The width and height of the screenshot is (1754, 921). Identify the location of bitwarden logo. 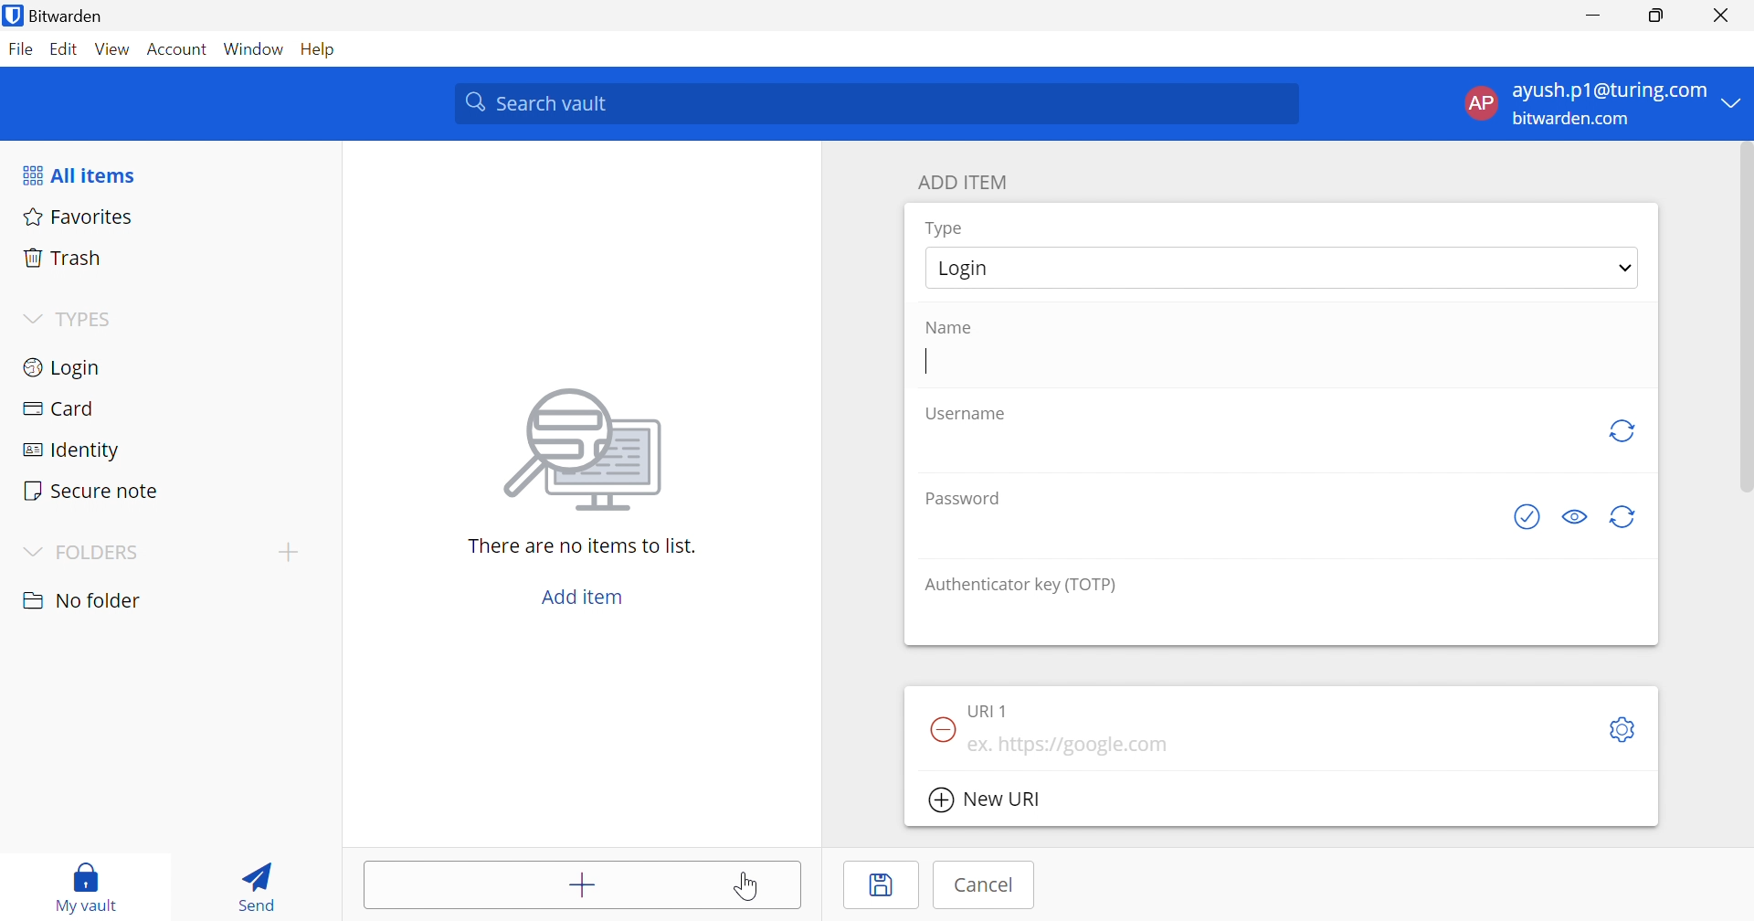
(13, 16).